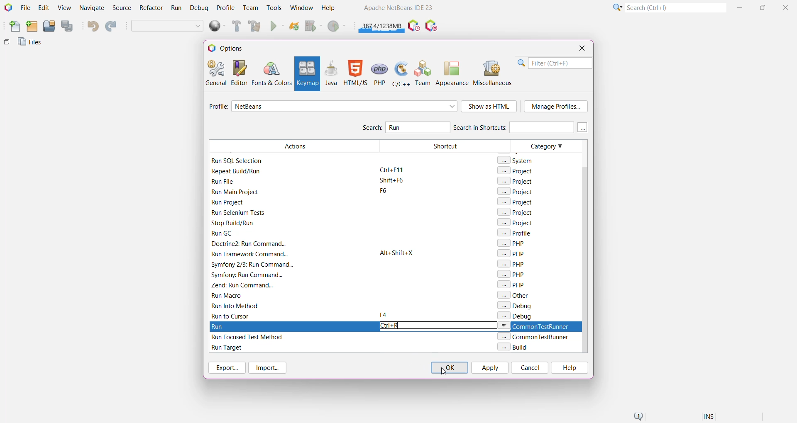  I want to click on Edit, so click(44, 8).